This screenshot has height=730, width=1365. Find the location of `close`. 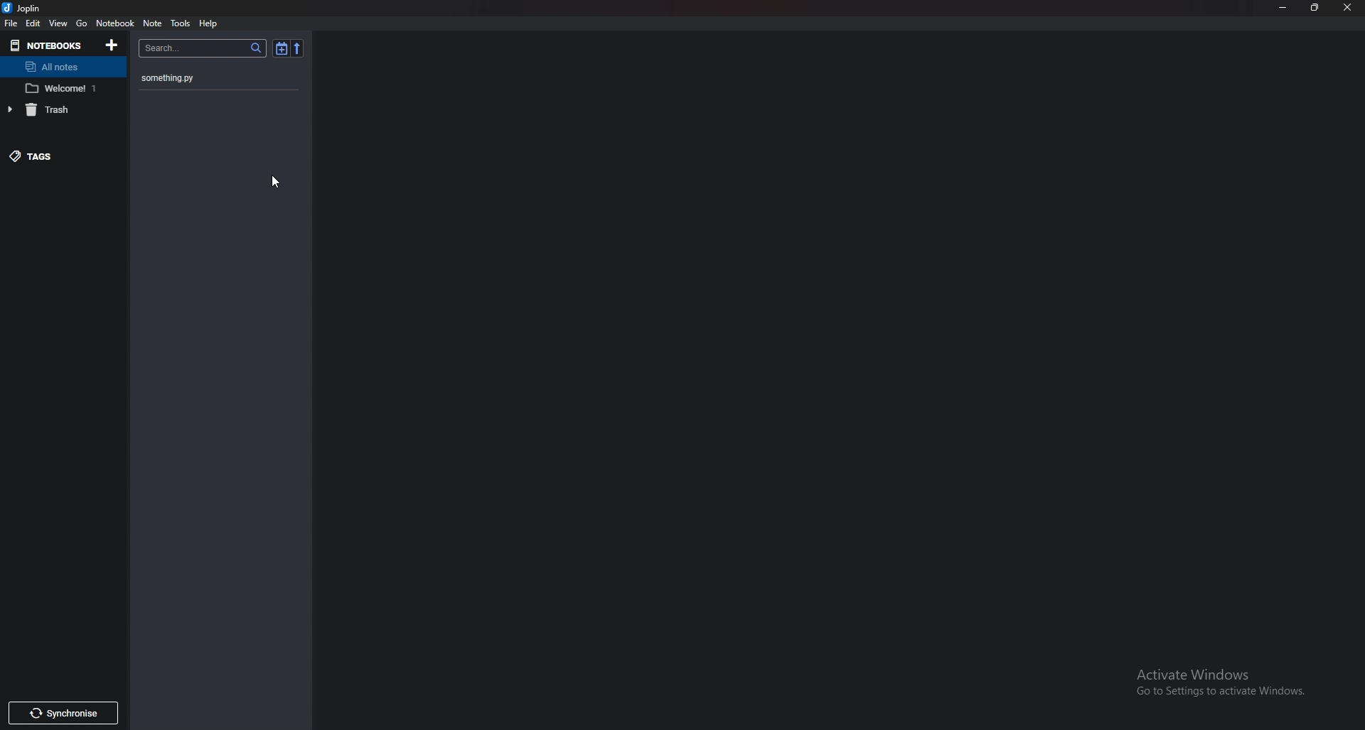

close is located at coordinates (1348, 9).